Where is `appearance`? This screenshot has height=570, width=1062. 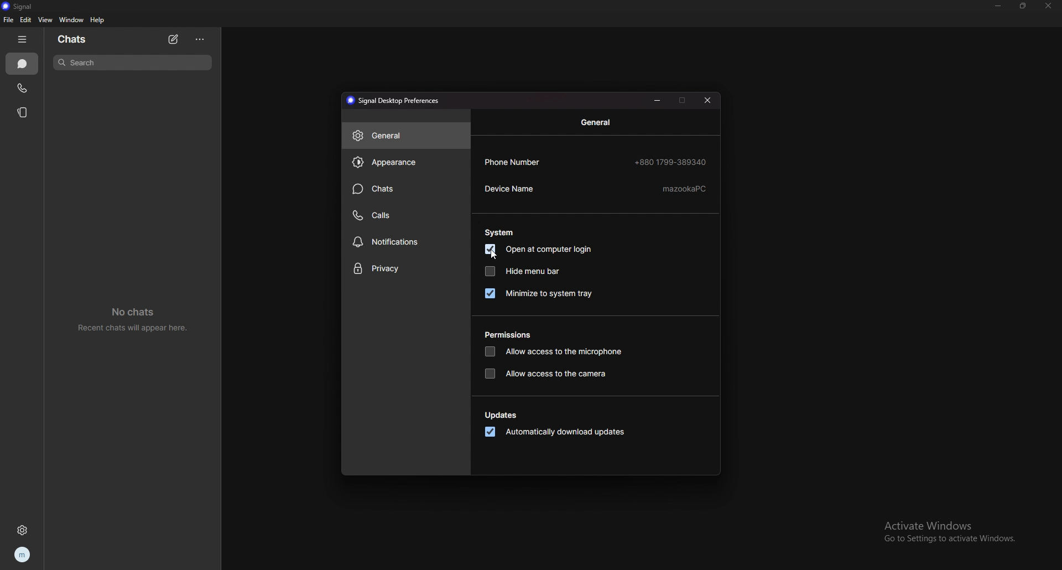 appearance is located at coordinates (406, 162).